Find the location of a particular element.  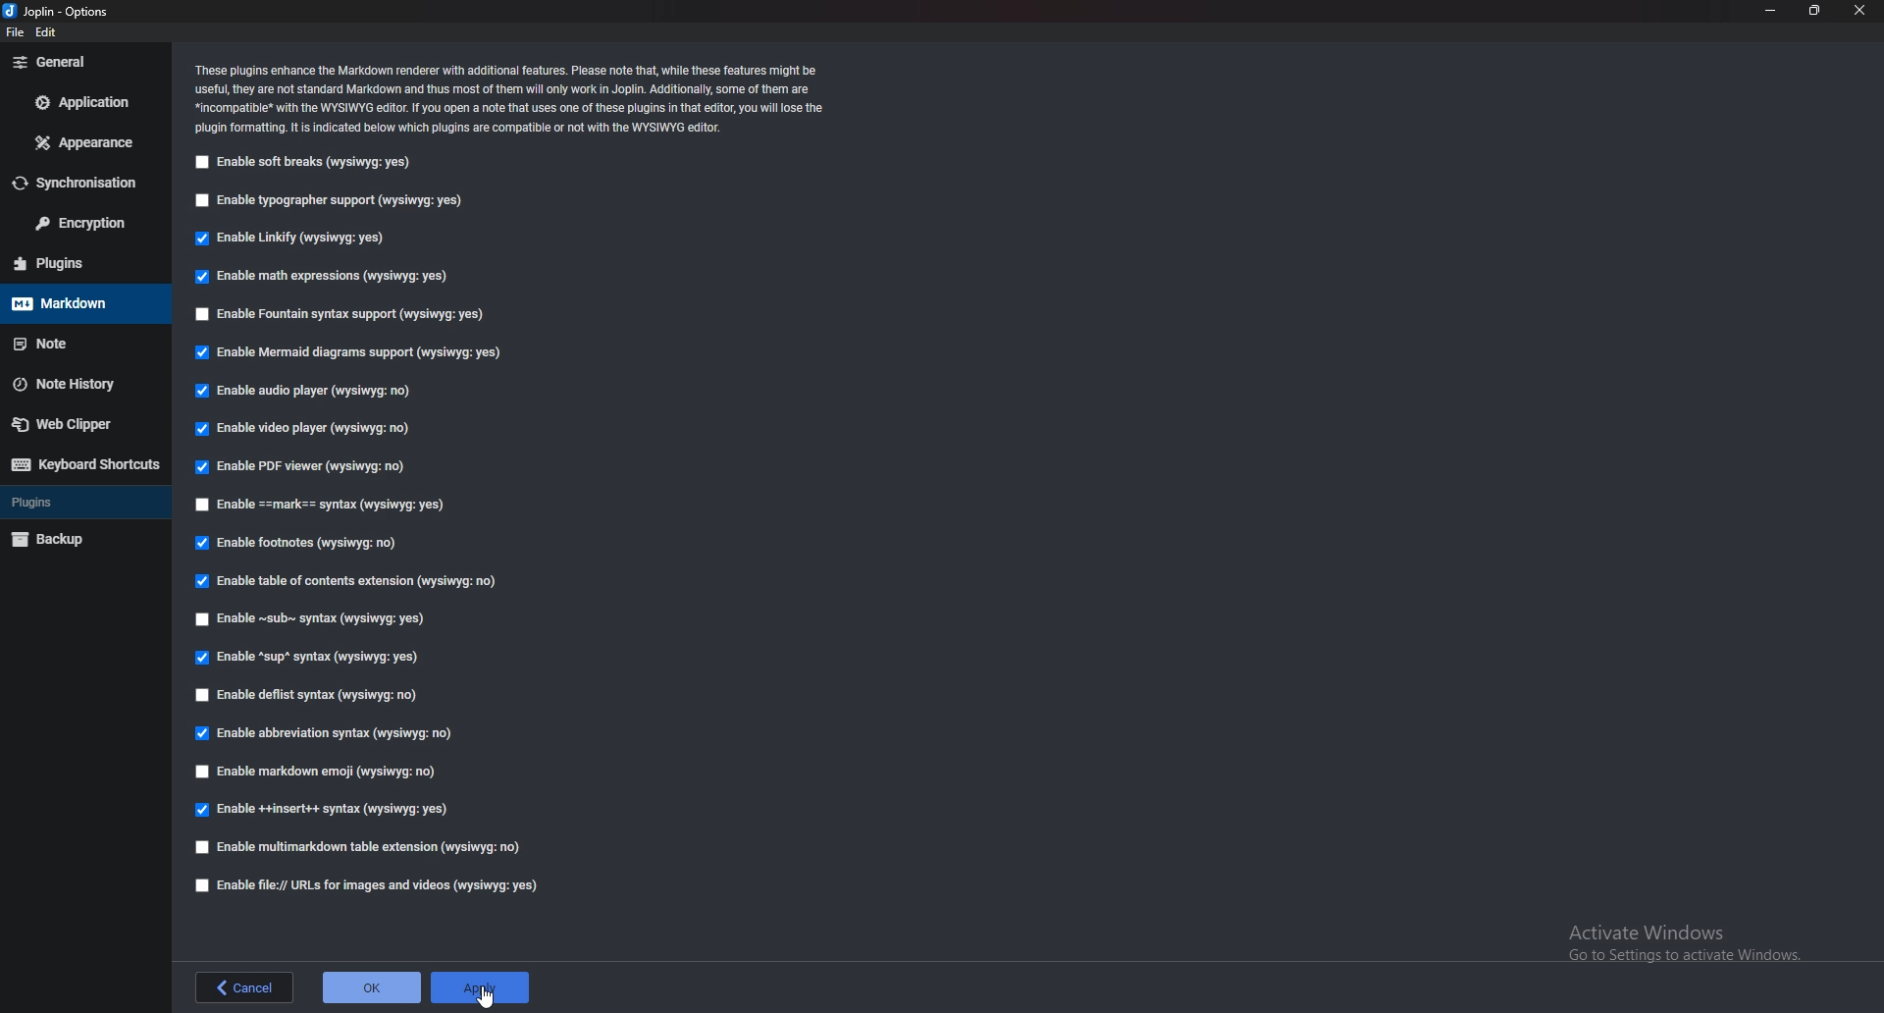

Encryption is located at coordinates (80, 224).